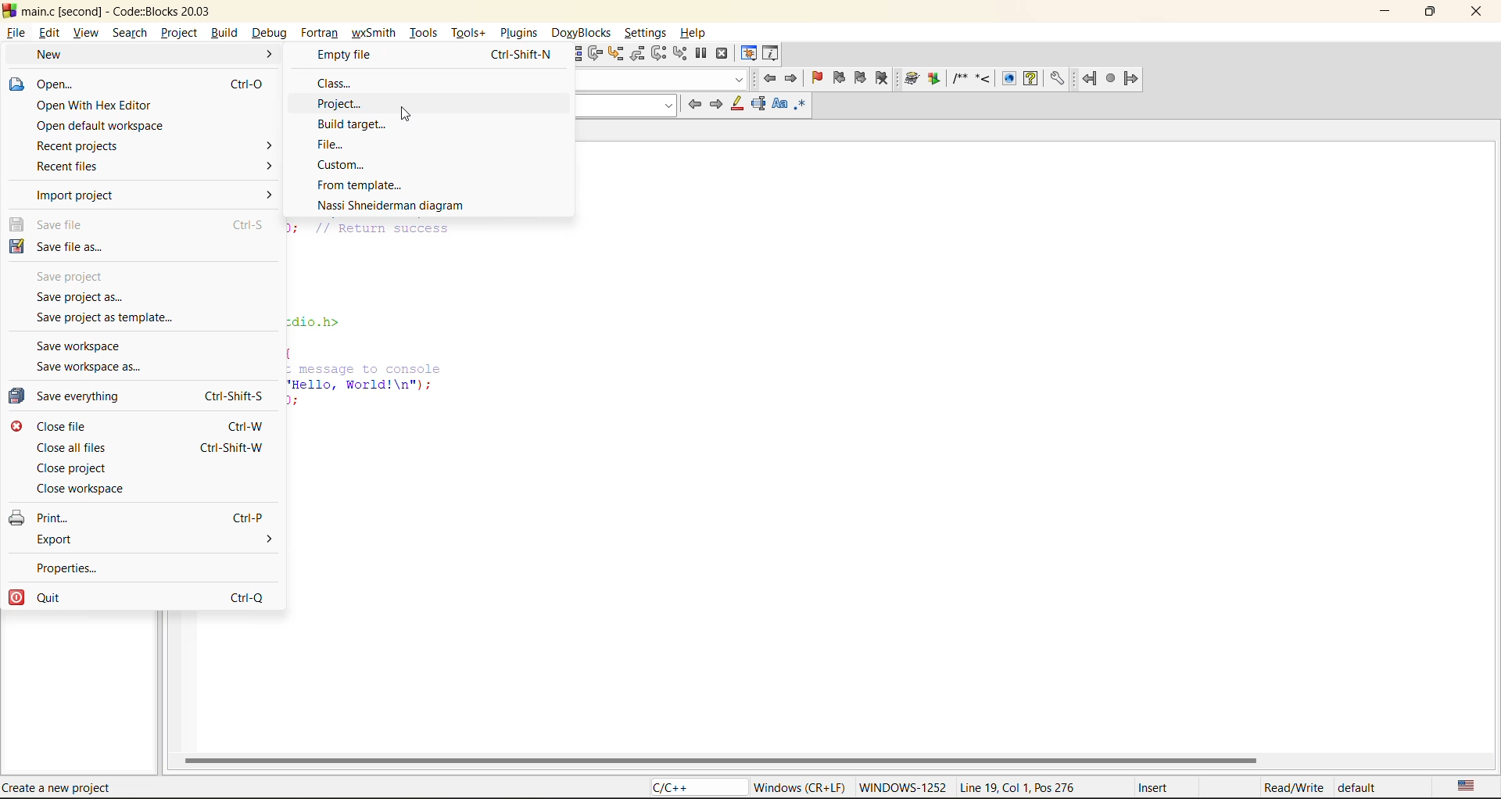  Describe the element at coordinates (77, 467) in the screenshot. I see `close project` at that location.